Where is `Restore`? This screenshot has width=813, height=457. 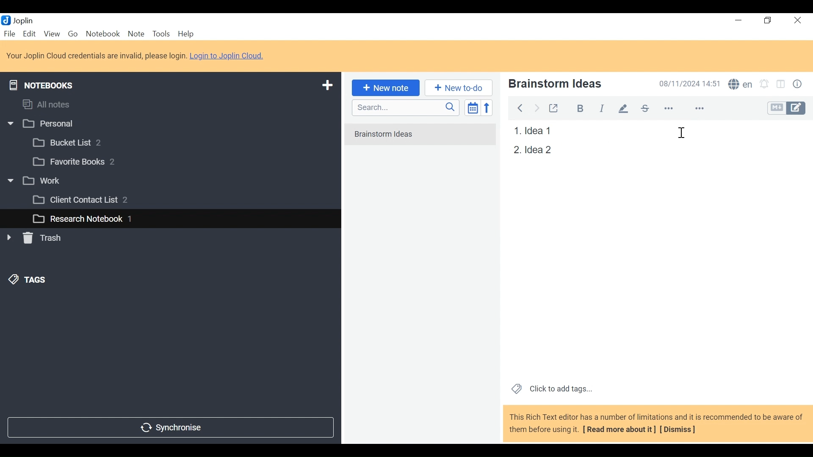
Restore is located at coordinates (769, 21).